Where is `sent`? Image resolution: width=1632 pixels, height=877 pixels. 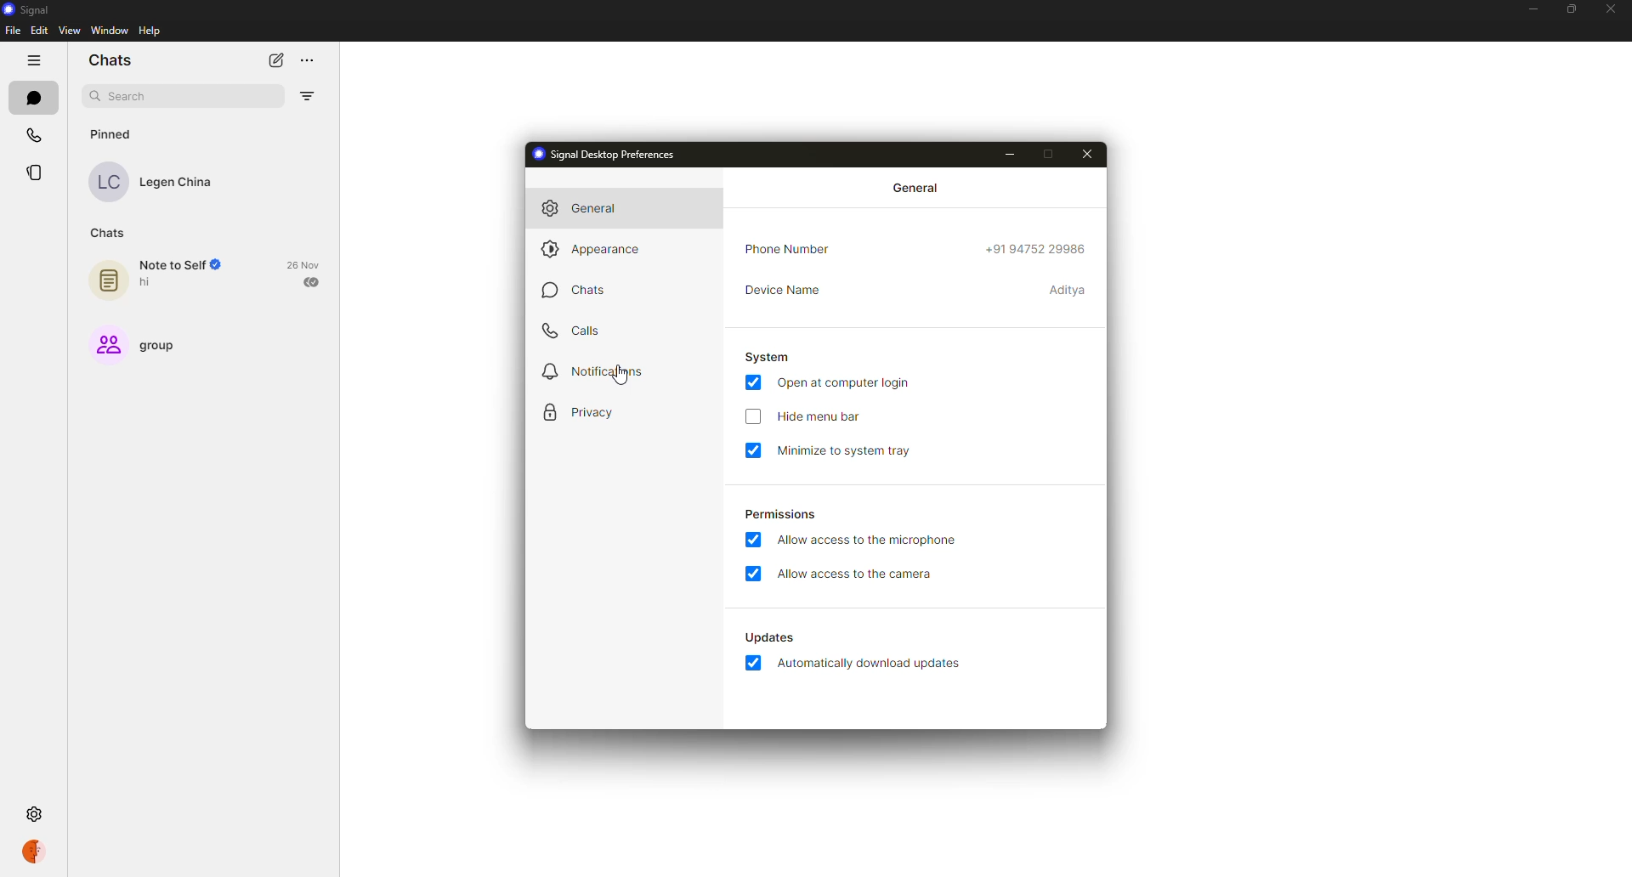
sent is located at coordinates (313, 283).